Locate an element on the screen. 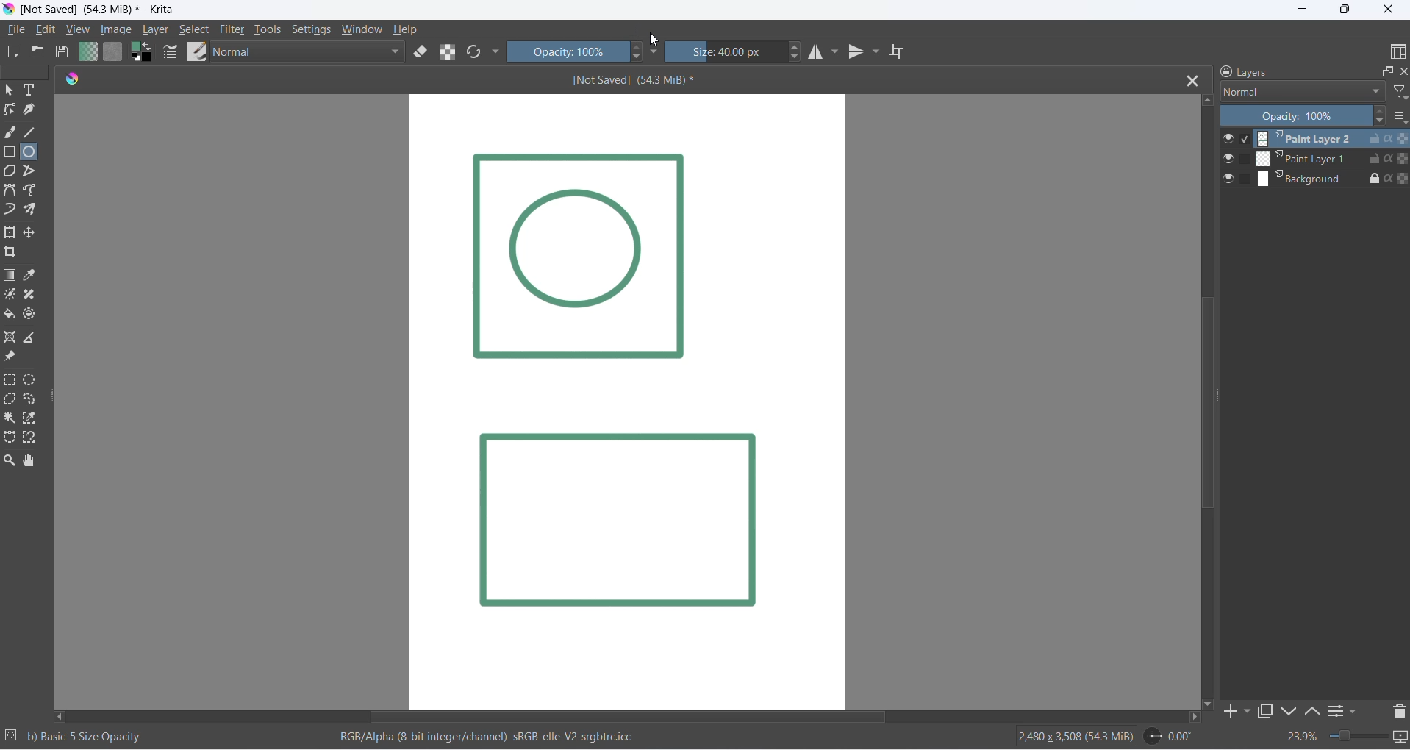  freehand path tool is located at coordinates (35, 190).